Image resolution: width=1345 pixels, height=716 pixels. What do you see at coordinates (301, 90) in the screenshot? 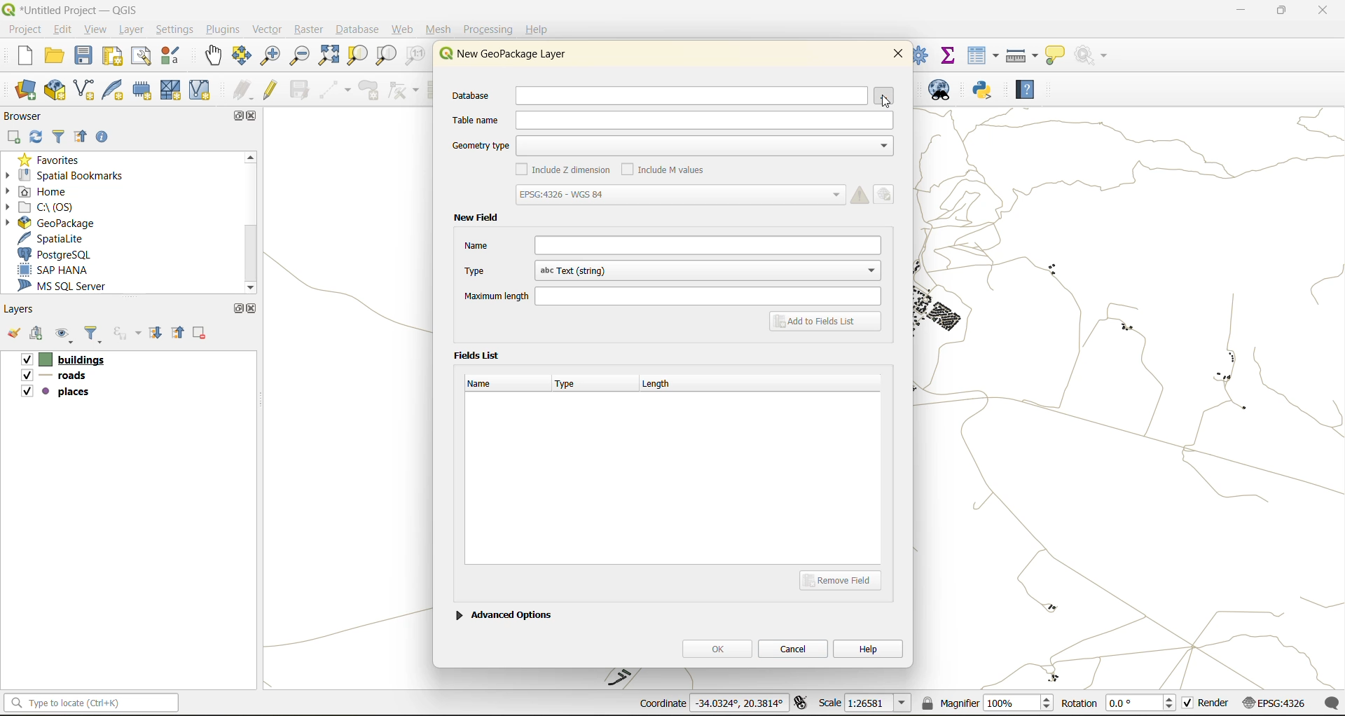
I see `save edits` at bounding box center [301, 90].